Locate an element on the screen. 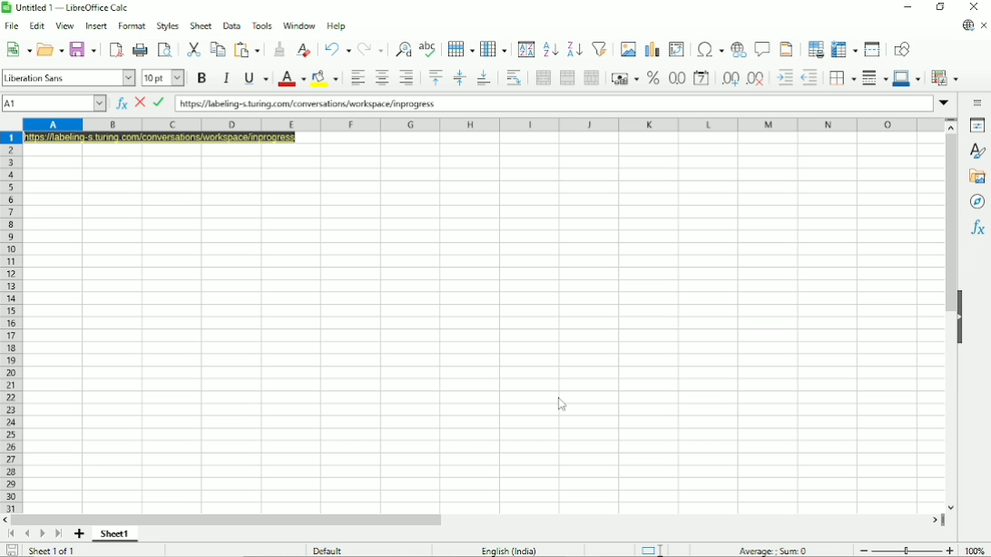 This screenshot has height=557, width=991. Rows is located at coordinates (460, 49).